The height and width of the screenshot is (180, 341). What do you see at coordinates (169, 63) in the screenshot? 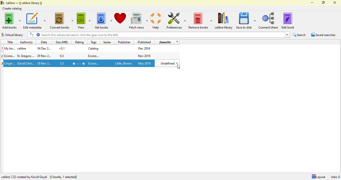
I see `undefined` at bounding box center [169, 63].